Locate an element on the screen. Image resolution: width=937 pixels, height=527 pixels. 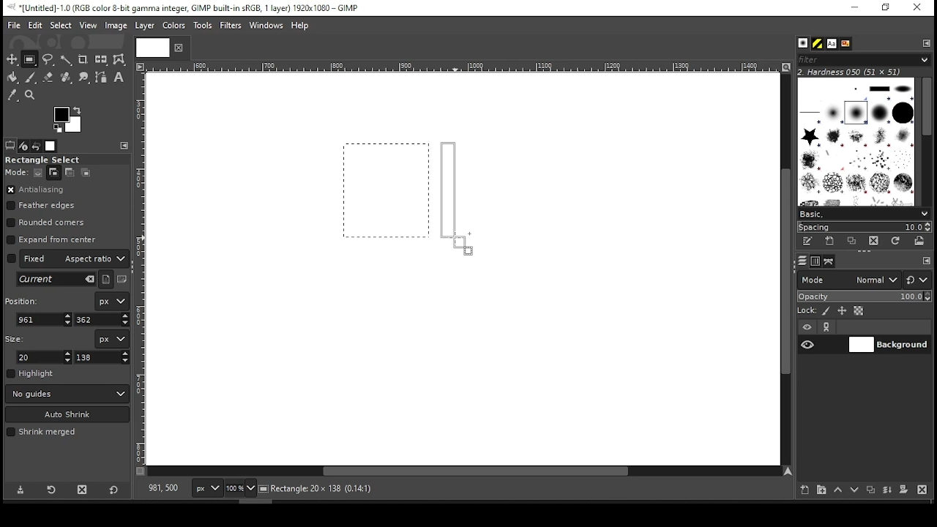
replace current selection is located at coordinates (39, 173).